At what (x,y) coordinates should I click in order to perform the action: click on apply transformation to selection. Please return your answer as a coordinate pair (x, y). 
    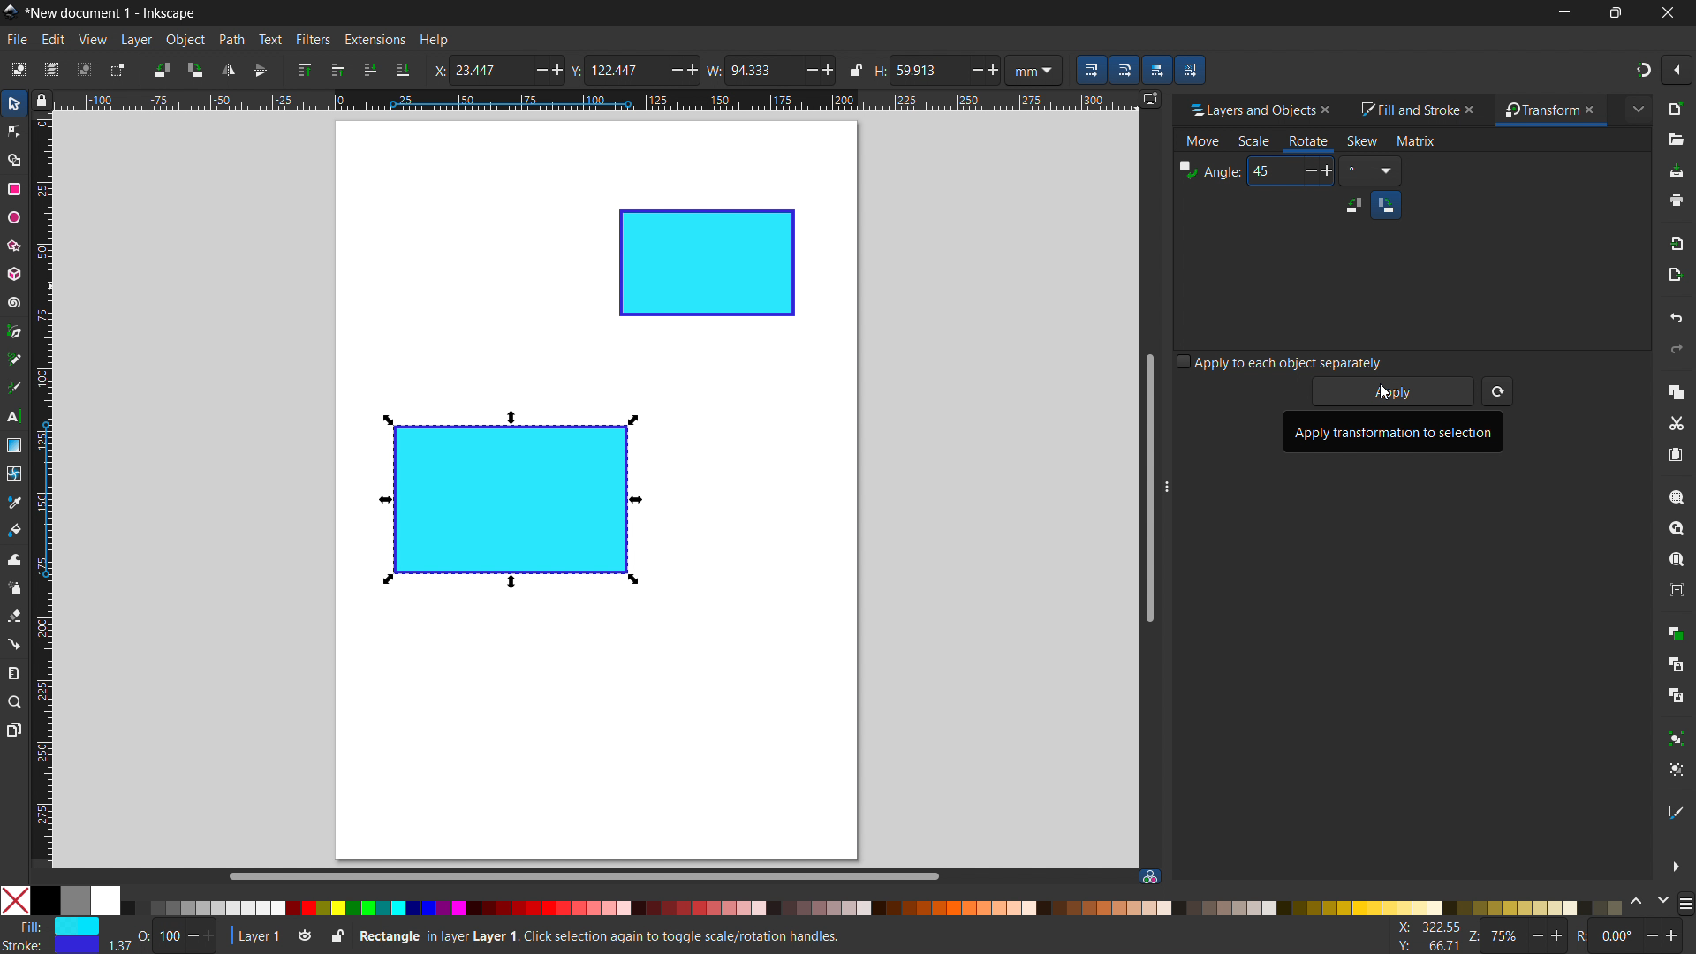
    Looking at the image, I should click on (1393, 431).